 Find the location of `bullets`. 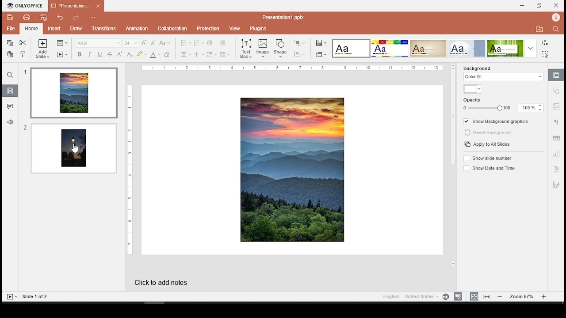

bullets is located at coordinates (186, 43).